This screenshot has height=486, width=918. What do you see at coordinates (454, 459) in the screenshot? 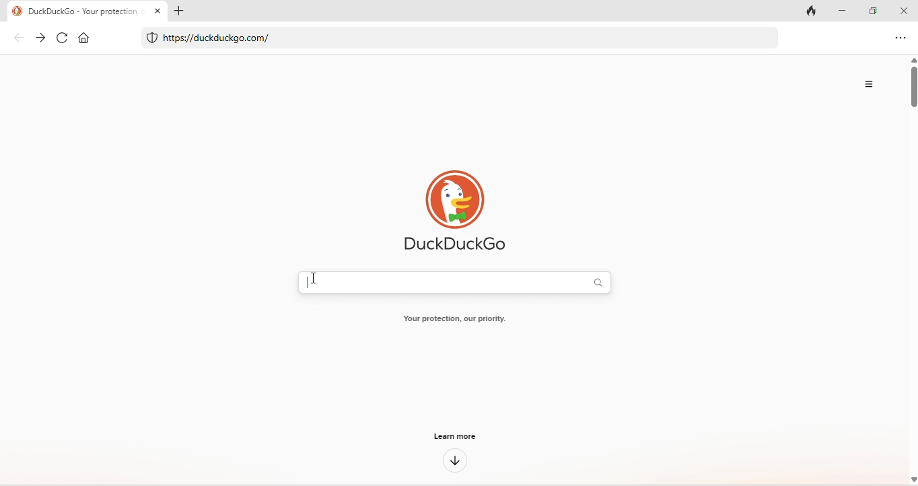
I see `down arrow` at bounding box center [454, 459].